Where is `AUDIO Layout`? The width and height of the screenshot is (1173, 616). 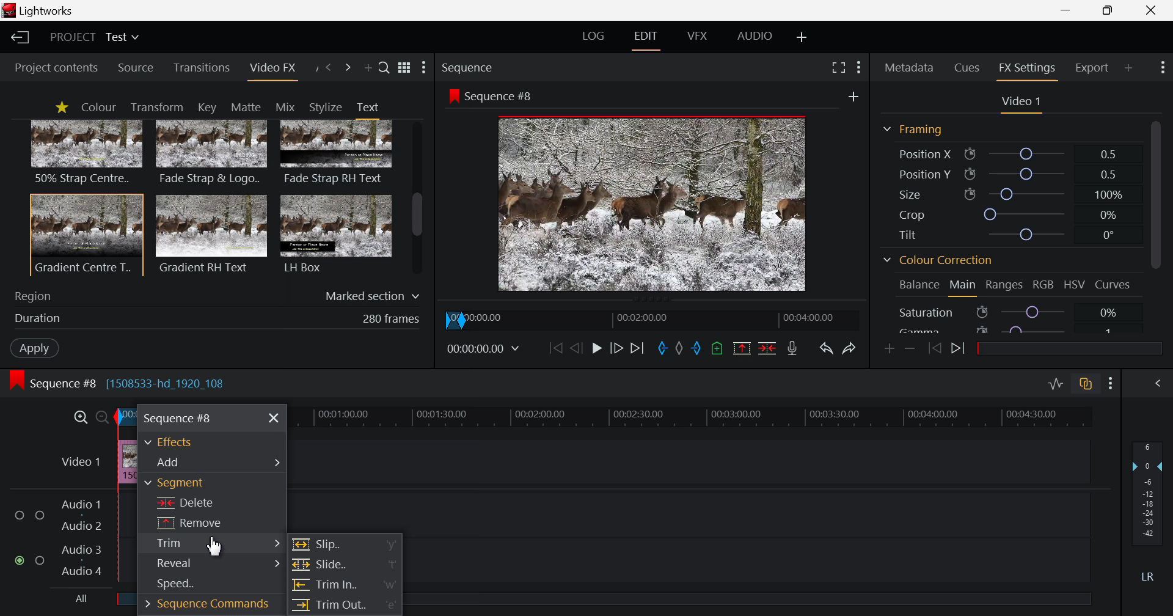 AUDIO Layout is located at coordinates (759, 35).